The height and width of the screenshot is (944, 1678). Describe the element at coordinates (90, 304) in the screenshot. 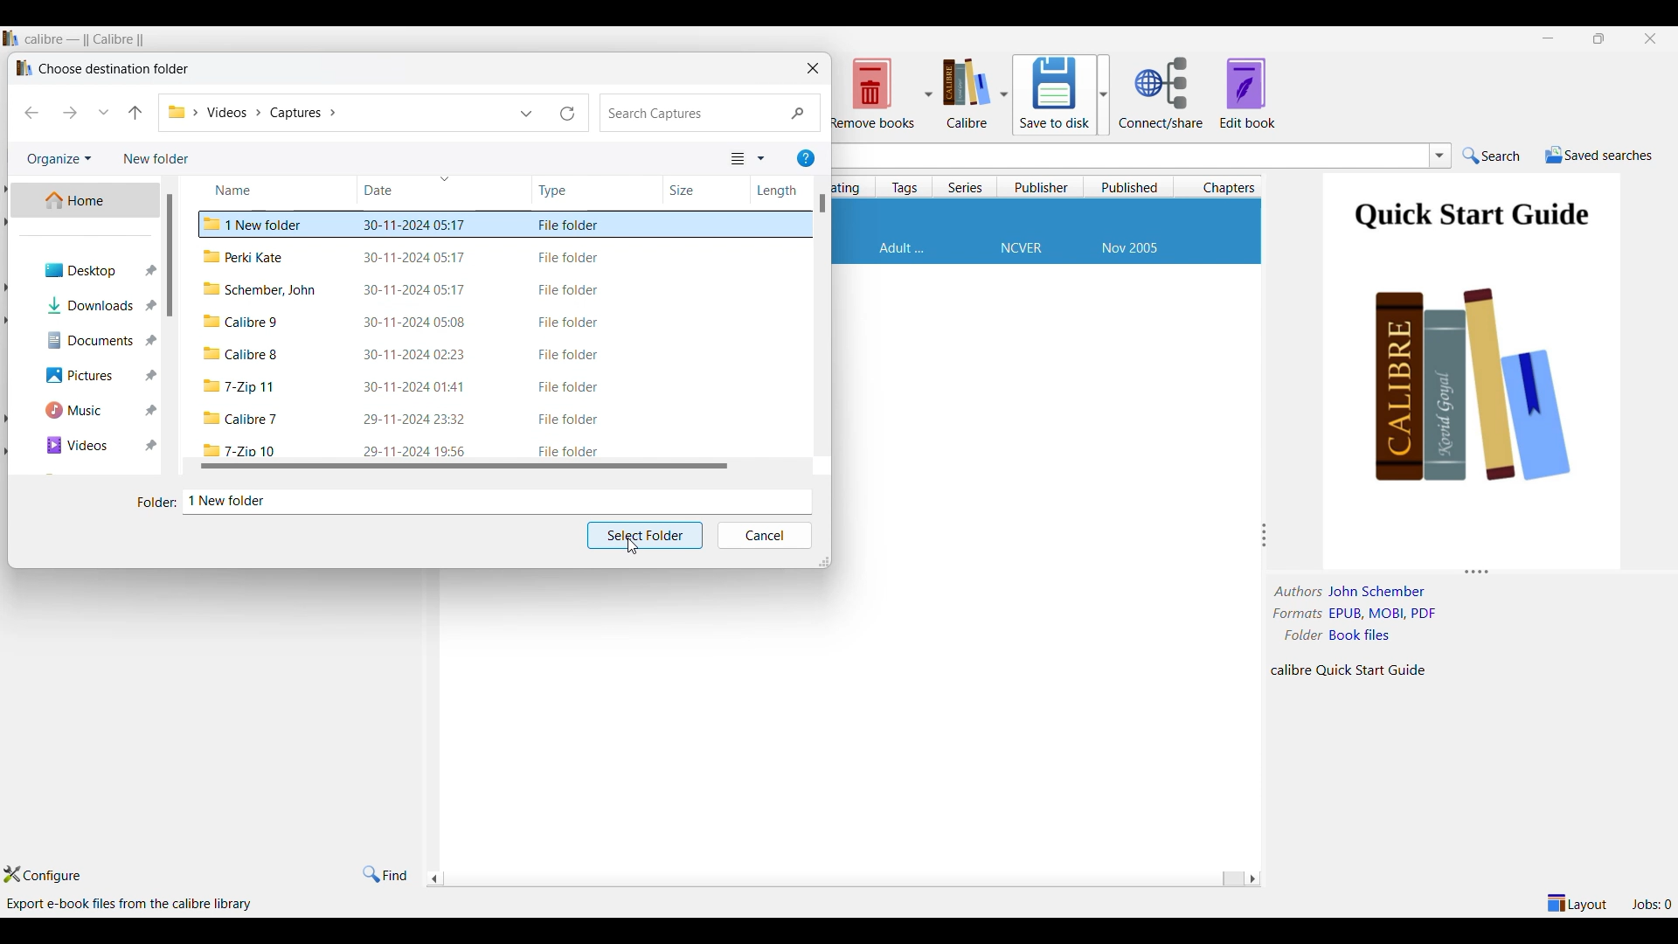

I see `Downloads` at that location.